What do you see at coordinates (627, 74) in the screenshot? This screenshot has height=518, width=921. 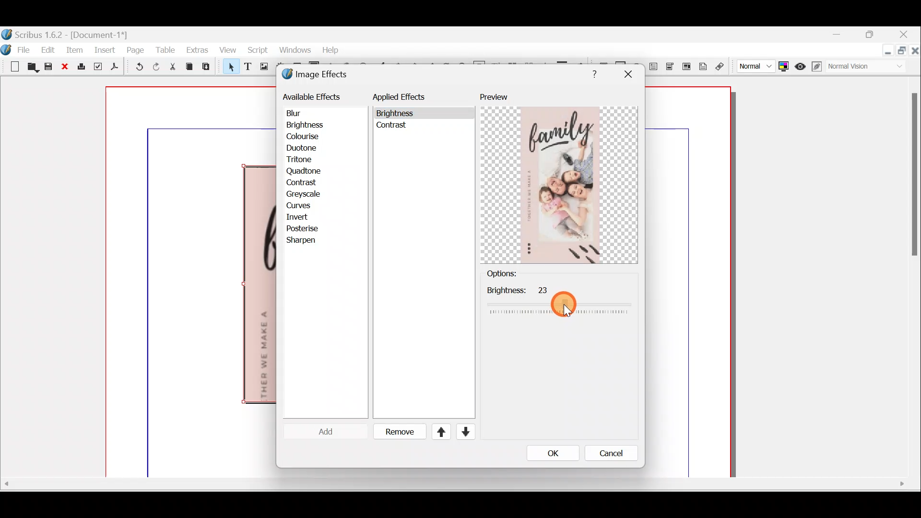 I see `` at bounding box center [627, 74].